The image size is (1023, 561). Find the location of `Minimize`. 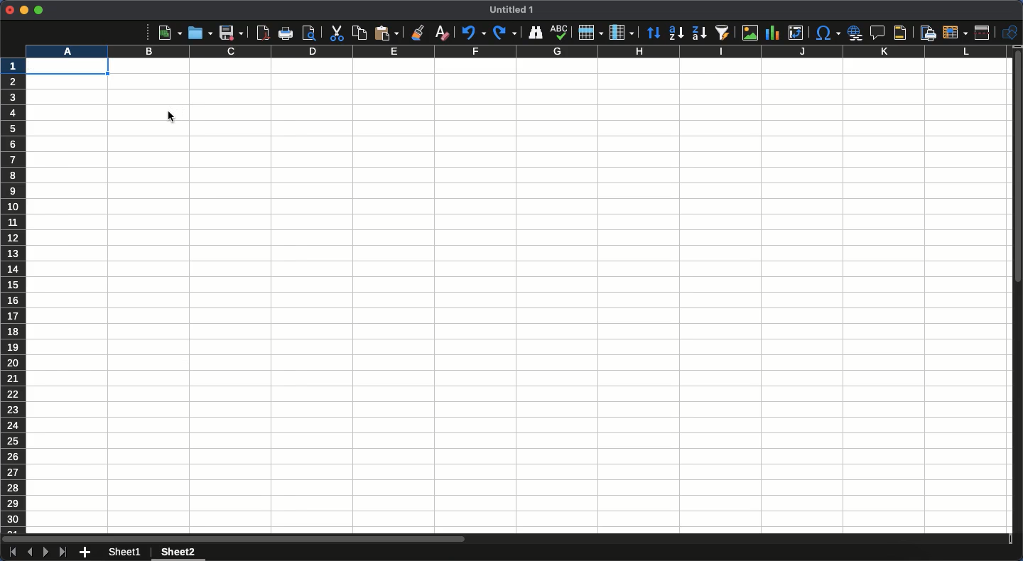

Minimize is located at coordinates (24, 11).